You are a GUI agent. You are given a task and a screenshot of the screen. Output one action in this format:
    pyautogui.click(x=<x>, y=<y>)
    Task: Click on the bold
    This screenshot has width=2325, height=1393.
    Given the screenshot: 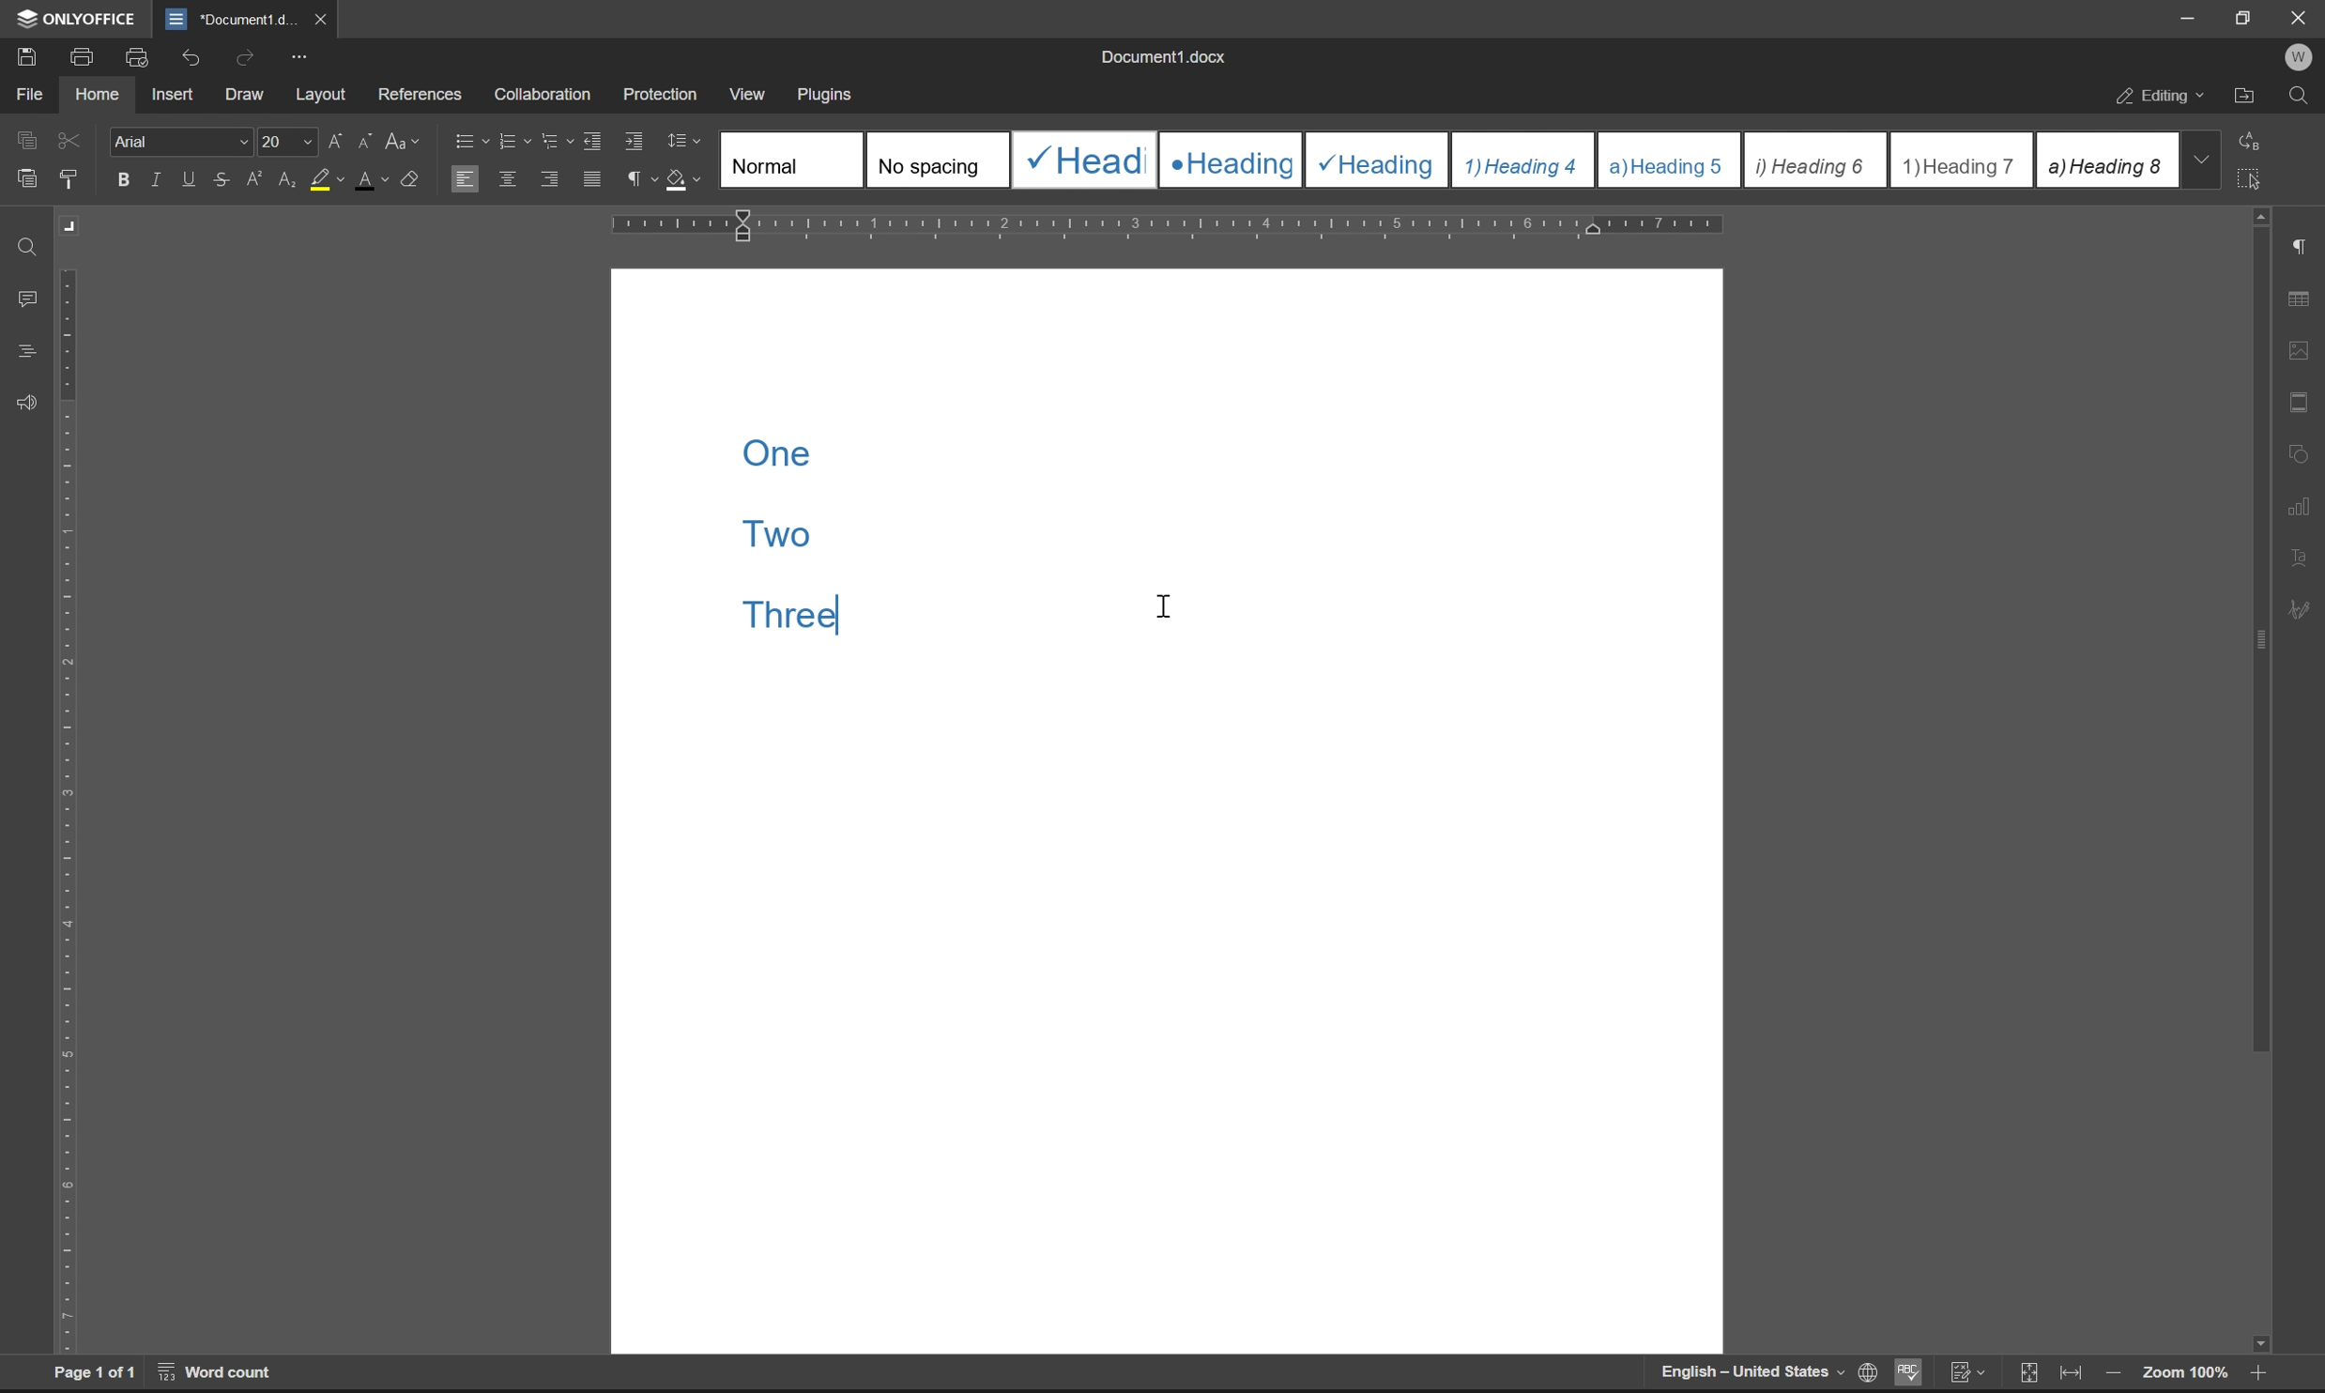 What is the action you would take?
    pyautogui.click(x=124, y=180)
    